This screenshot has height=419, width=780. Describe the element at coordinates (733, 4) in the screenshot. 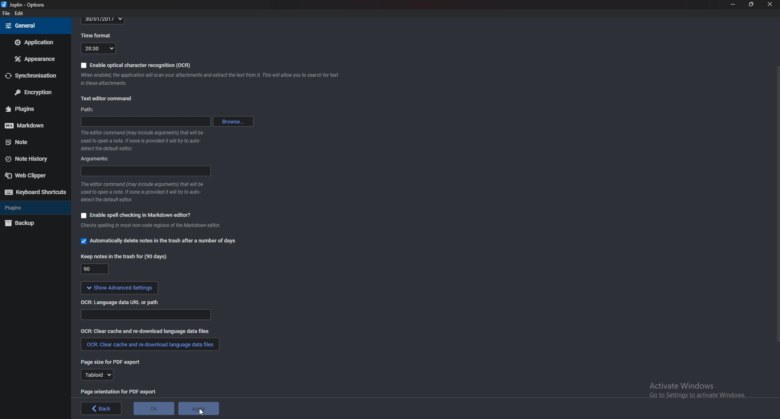

I see `Minimize` at that location.